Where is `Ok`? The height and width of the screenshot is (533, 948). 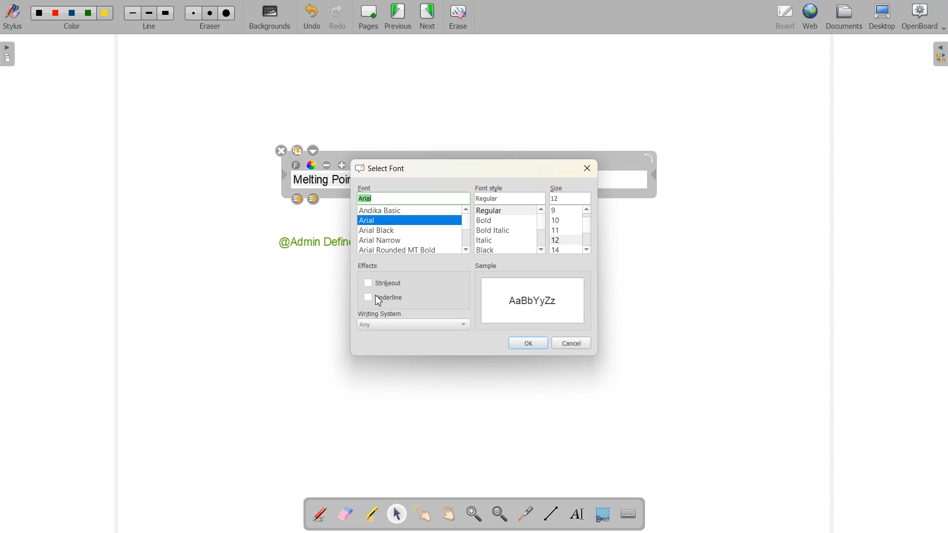 Ok is located at coordinates (527, 343).